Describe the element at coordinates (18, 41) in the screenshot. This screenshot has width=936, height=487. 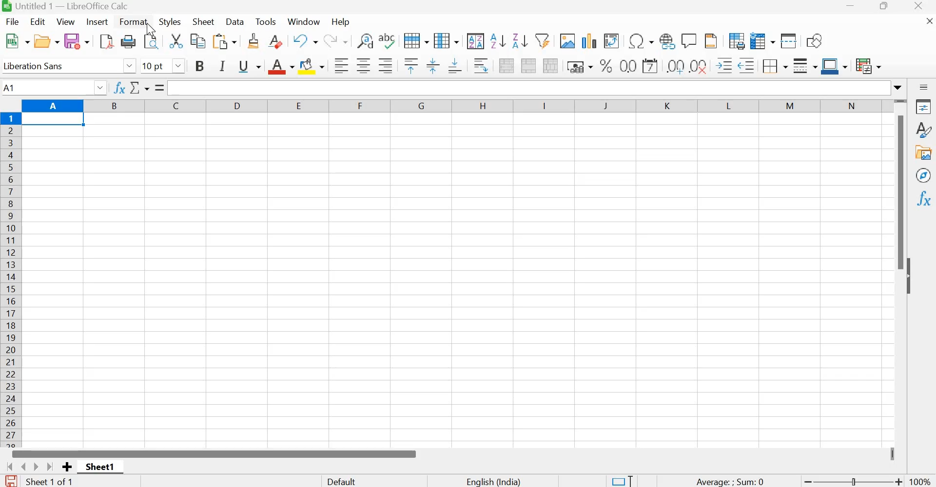
I see `New` at that location.